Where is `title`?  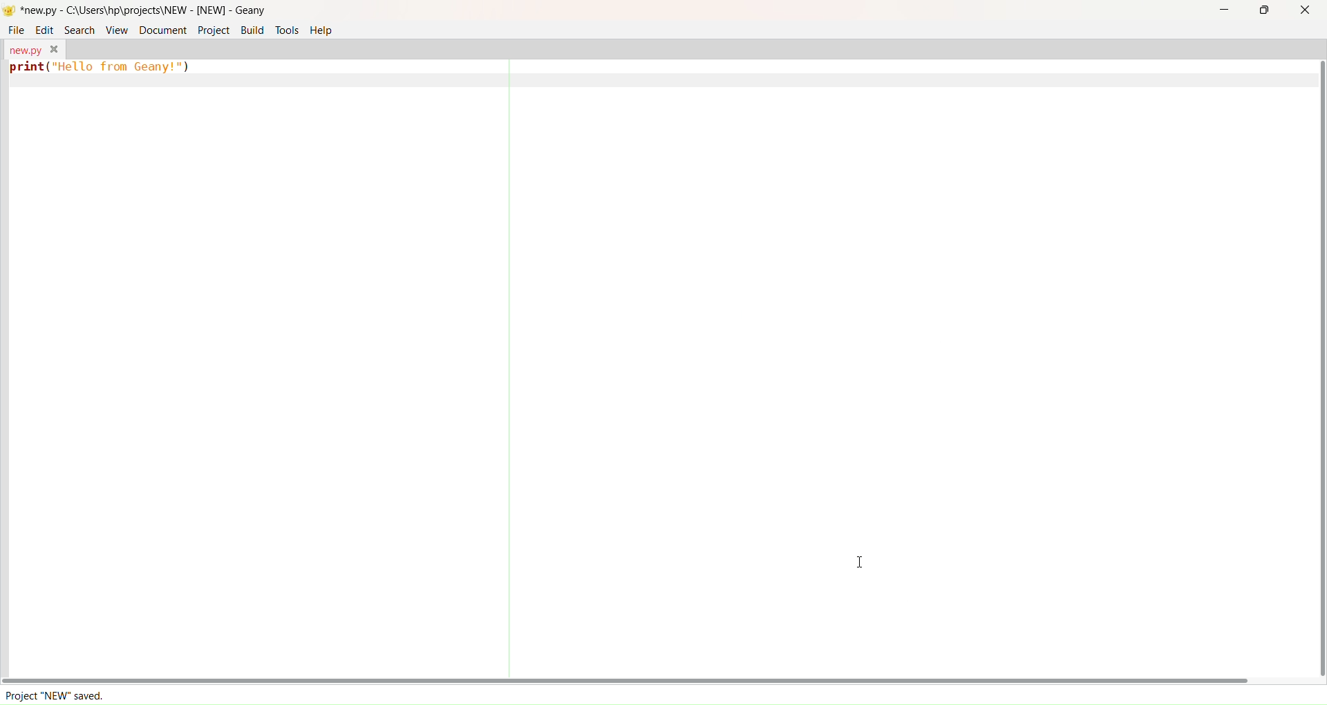 title is located at coordinates (144, 10).